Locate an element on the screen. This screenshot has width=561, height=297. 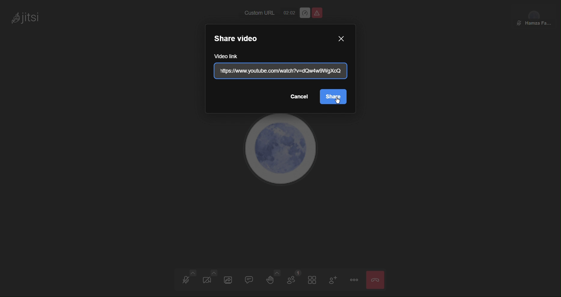
Video link is located at coordinates (230, 56).